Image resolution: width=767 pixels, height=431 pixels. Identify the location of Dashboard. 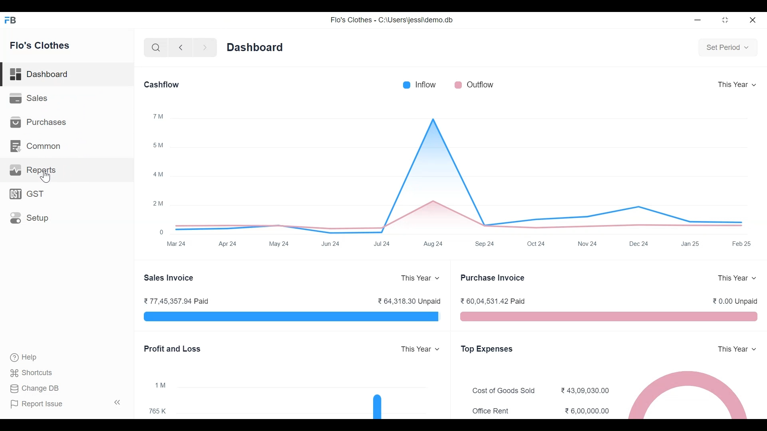
(66, 75).